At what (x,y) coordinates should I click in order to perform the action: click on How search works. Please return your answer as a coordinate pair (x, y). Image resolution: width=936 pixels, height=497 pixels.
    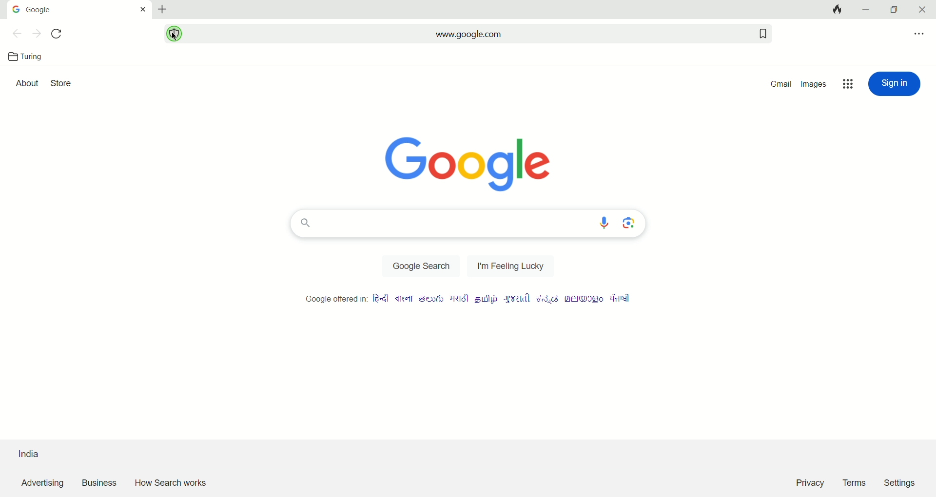
    Looking at the image, I should click on (172, 482).